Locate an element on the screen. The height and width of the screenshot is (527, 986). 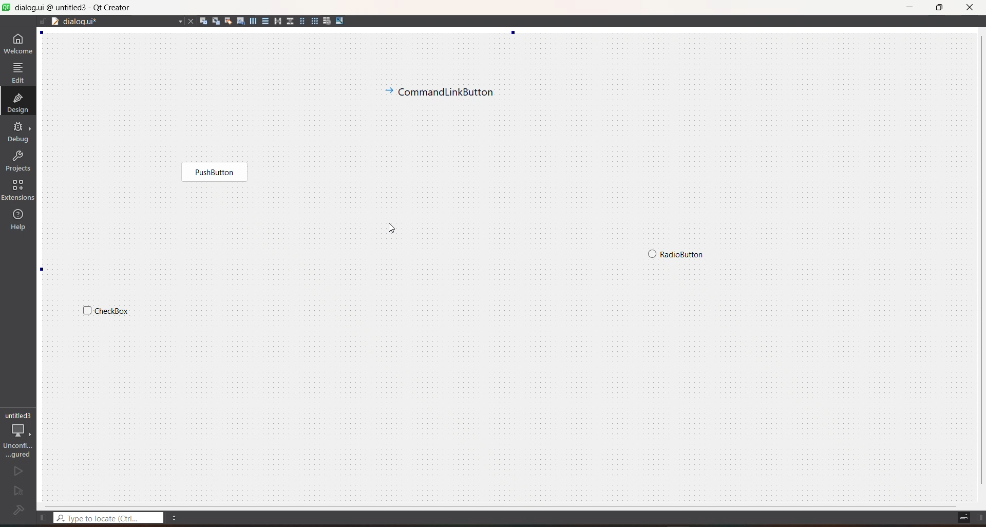
extensions is located at coordinates (18, 190).